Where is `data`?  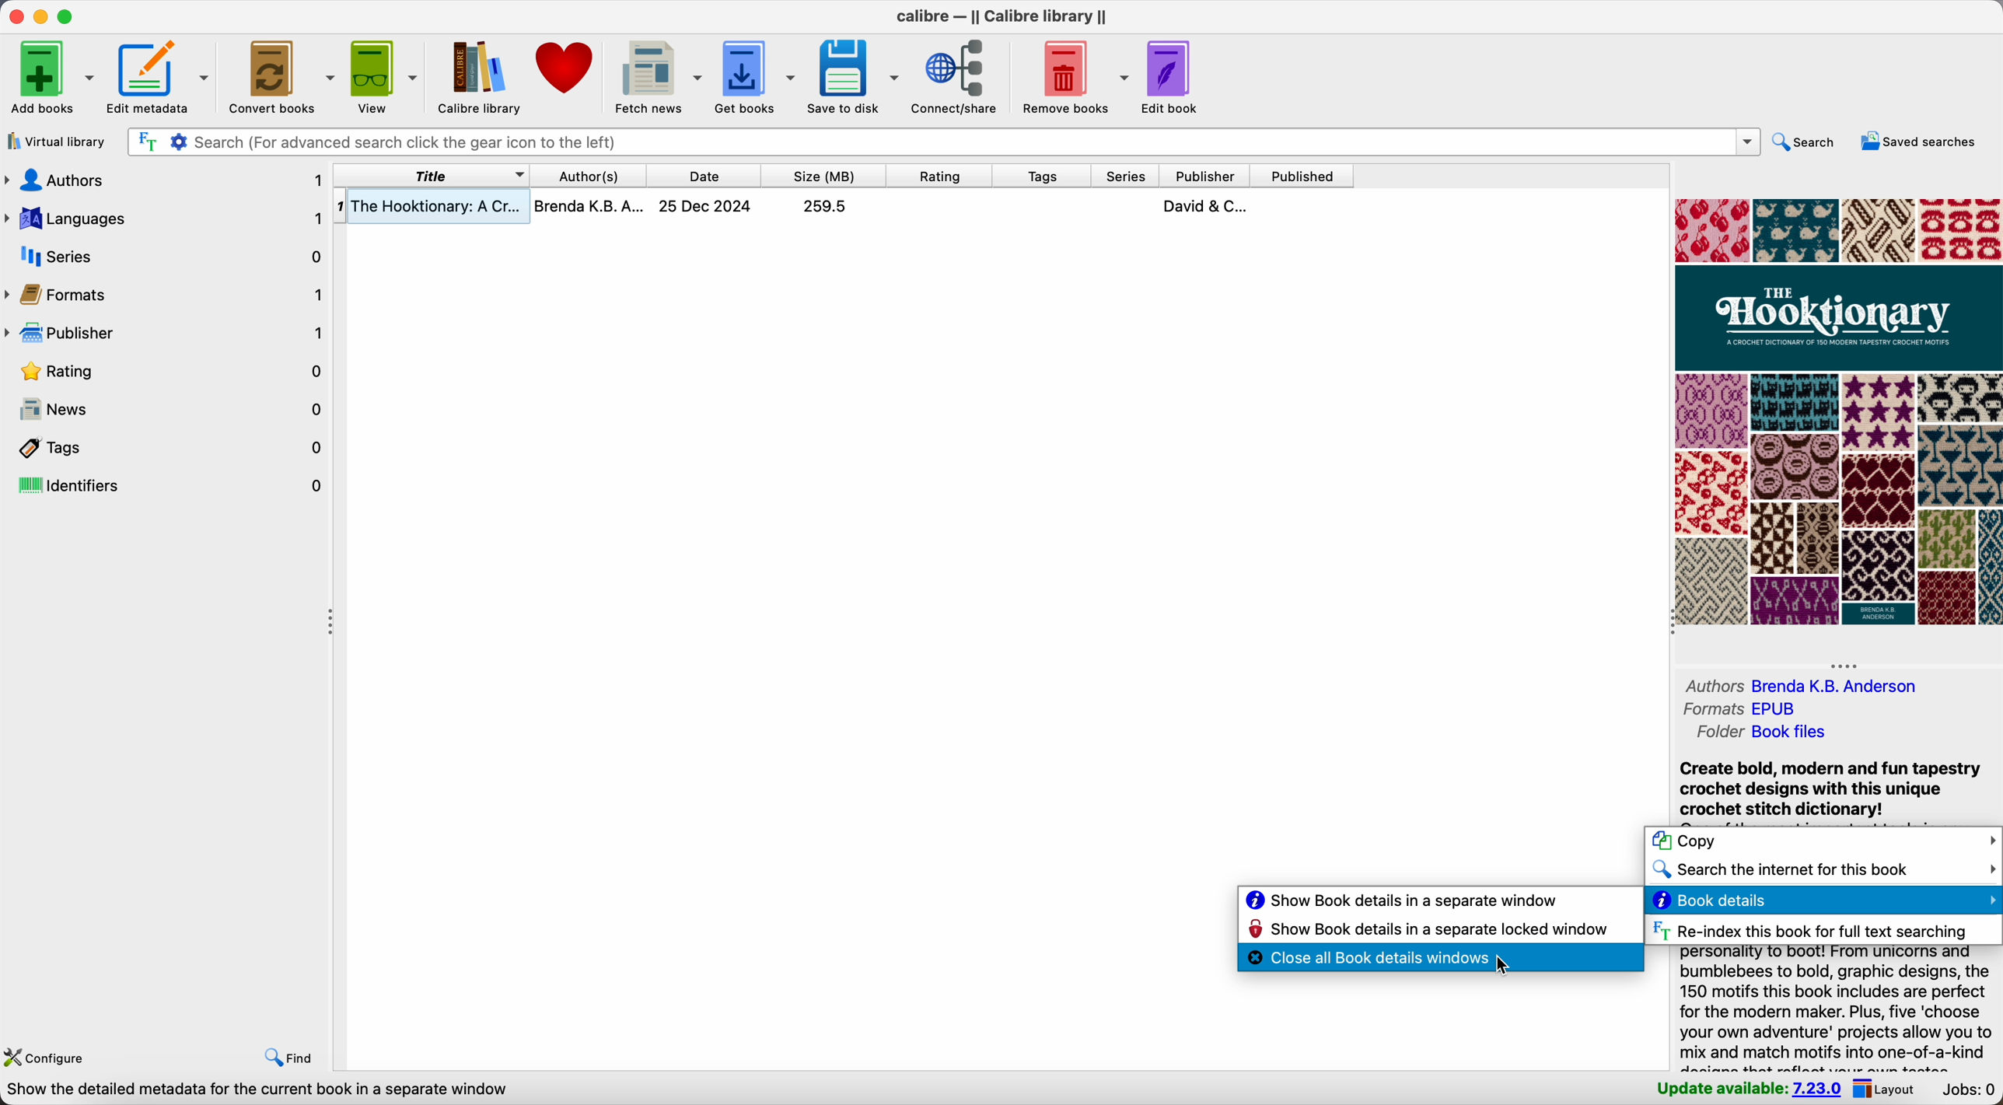
data is located at coordinates (257, 1091).